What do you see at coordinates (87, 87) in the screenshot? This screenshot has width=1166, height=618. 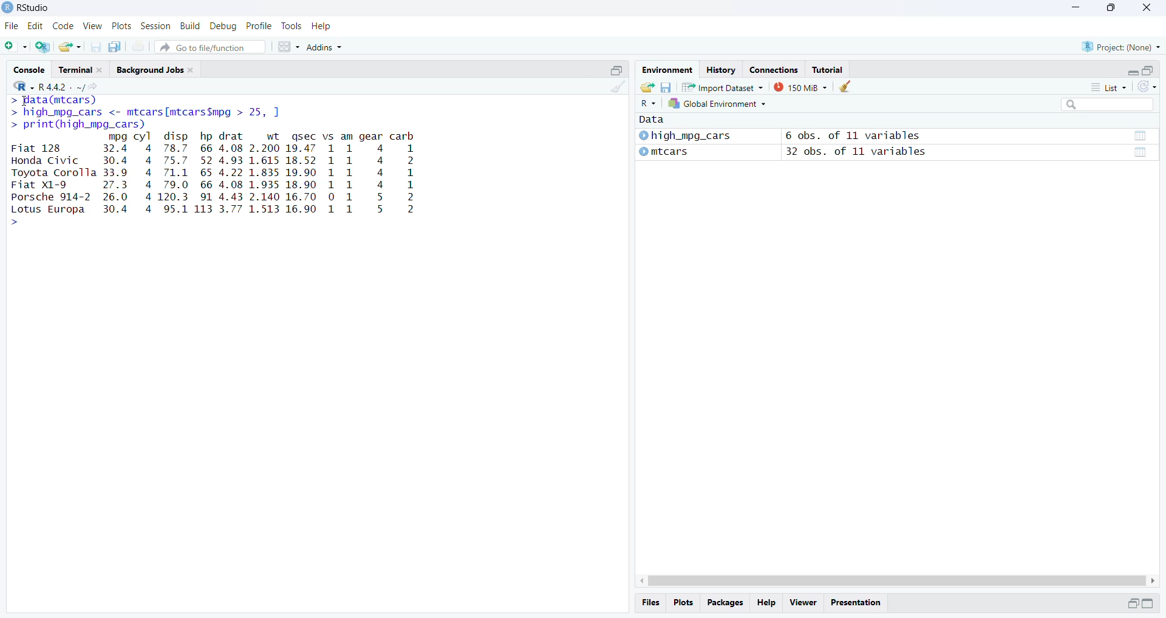 I see `view current directory` at bounding box center [87, 87].